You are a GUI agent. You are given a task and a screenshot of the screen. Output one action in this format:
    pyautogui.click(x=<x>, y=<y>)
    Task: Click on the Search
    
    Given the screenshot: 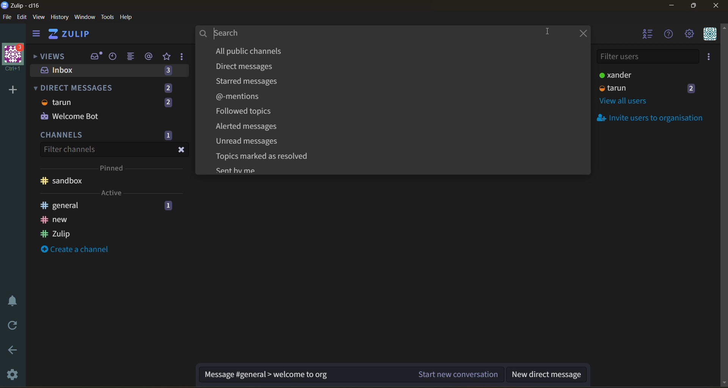 What is the action you would take?
    pyautogui.click(x=219, y=34)
    